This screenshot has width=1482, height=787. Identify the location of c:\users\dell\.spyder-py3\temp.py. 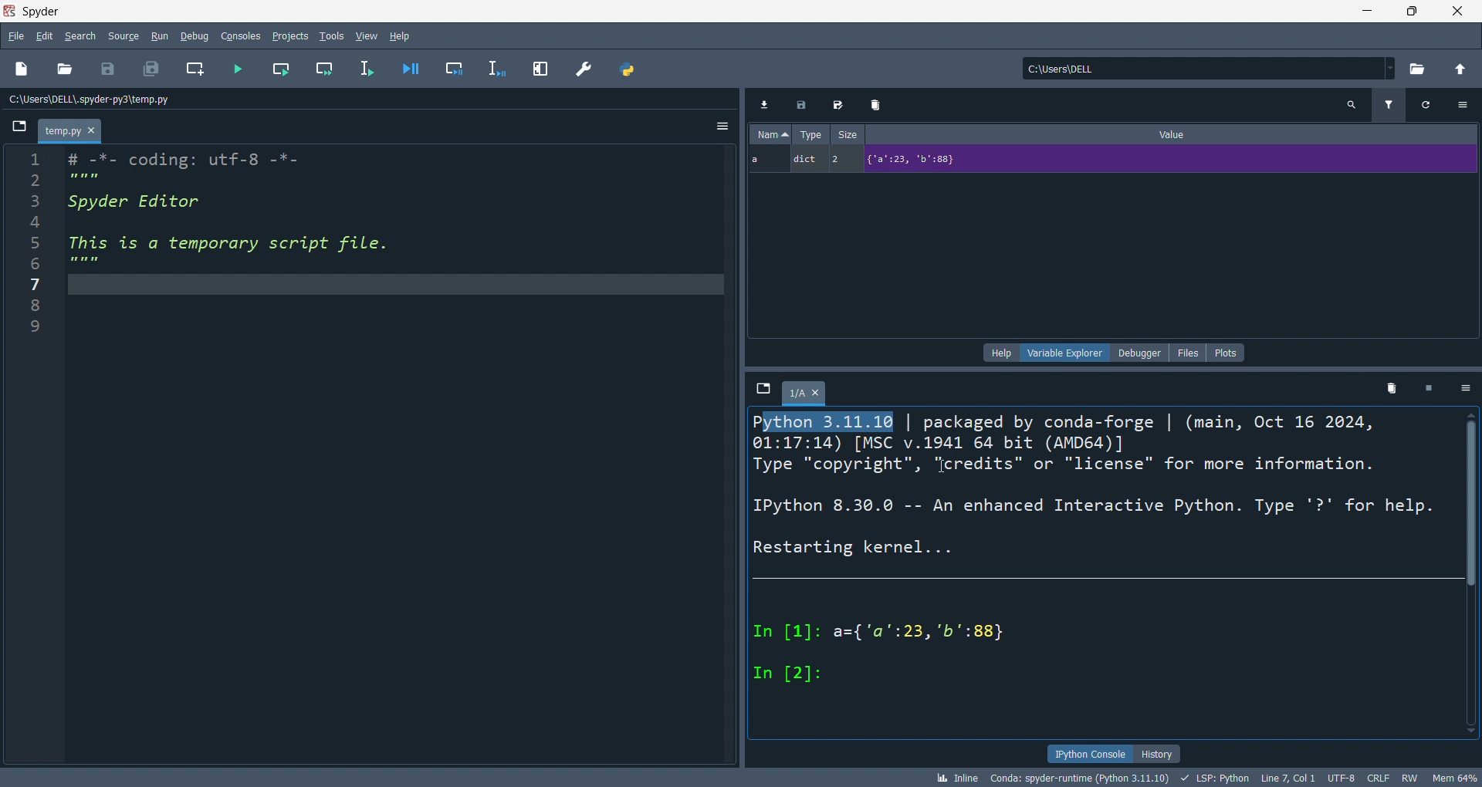
(97, 99).